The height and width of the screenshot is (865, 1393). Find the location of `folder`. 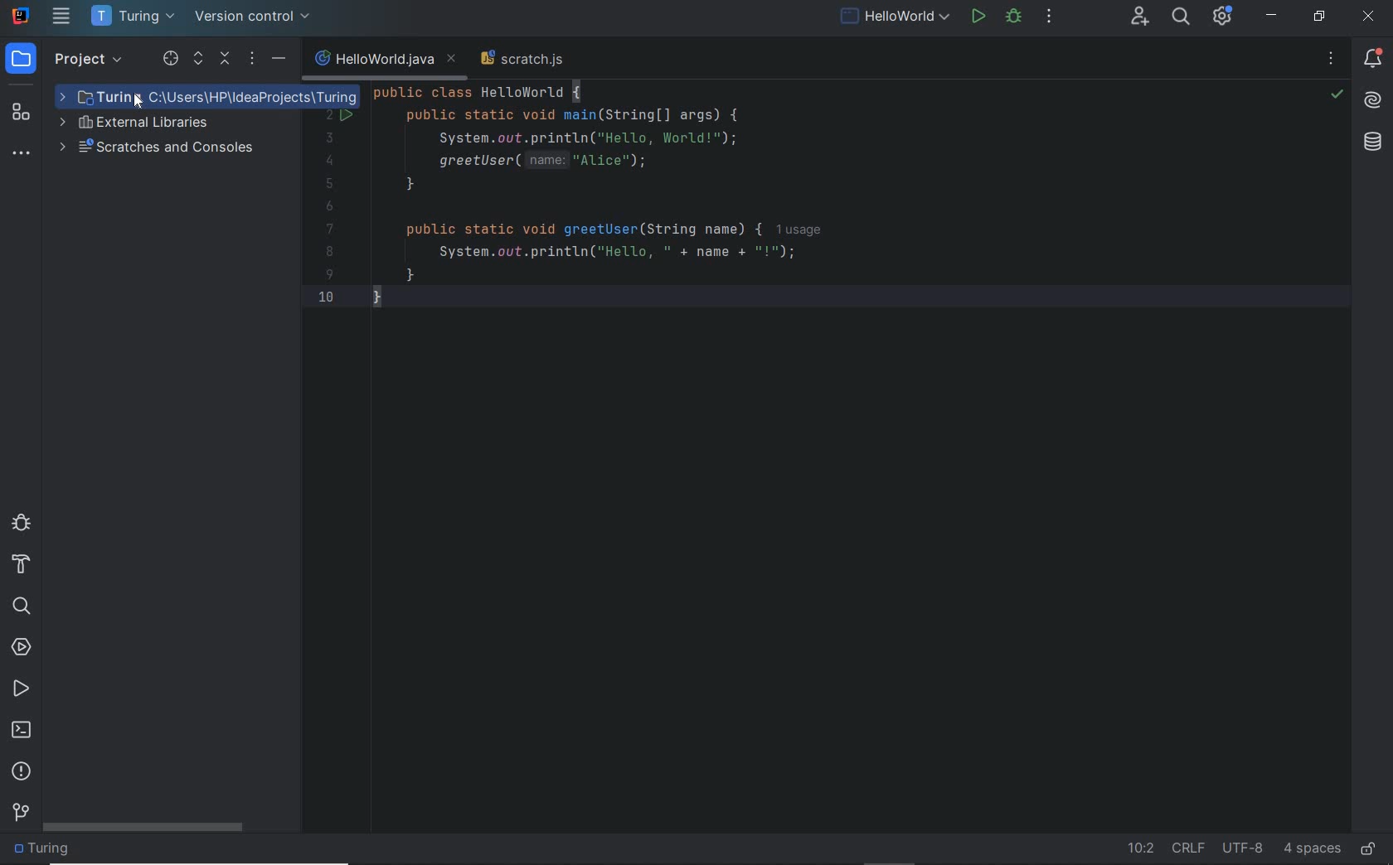

folder is located at coordinates (50, 850).